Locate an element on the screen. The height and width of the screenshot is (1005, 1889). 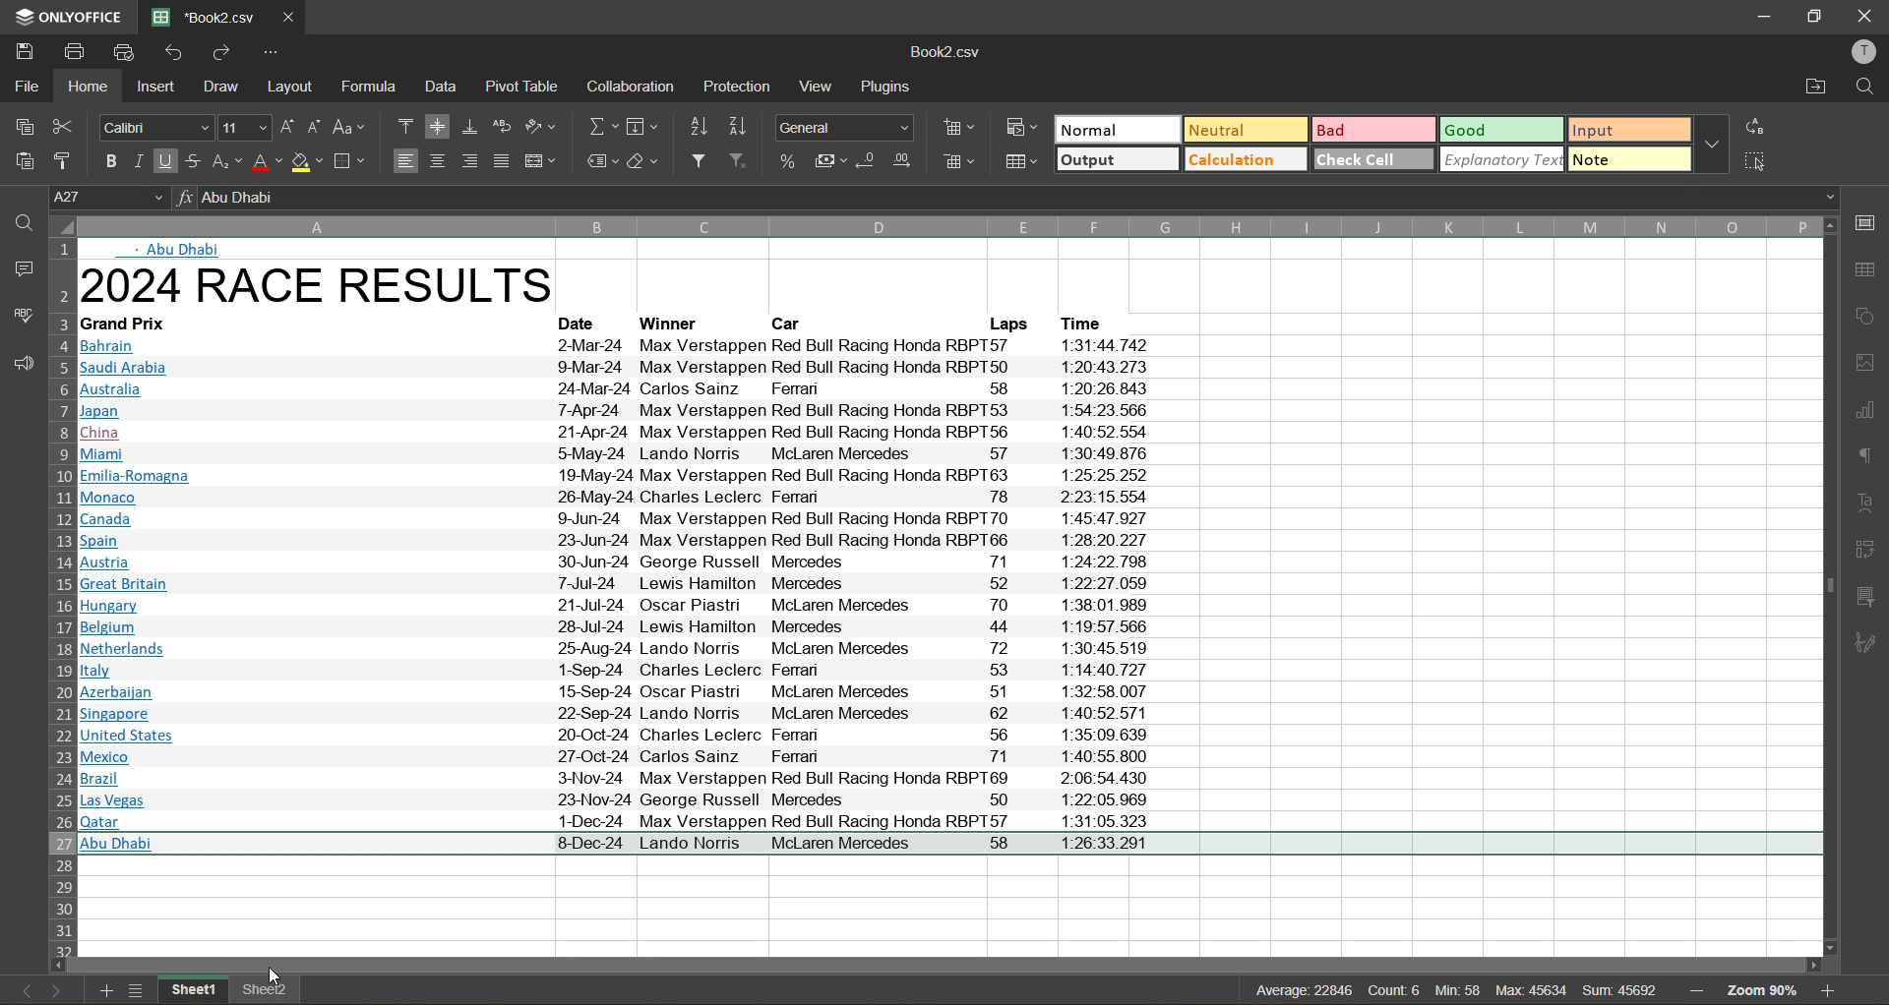
formula is located at coordinates (378, 88).